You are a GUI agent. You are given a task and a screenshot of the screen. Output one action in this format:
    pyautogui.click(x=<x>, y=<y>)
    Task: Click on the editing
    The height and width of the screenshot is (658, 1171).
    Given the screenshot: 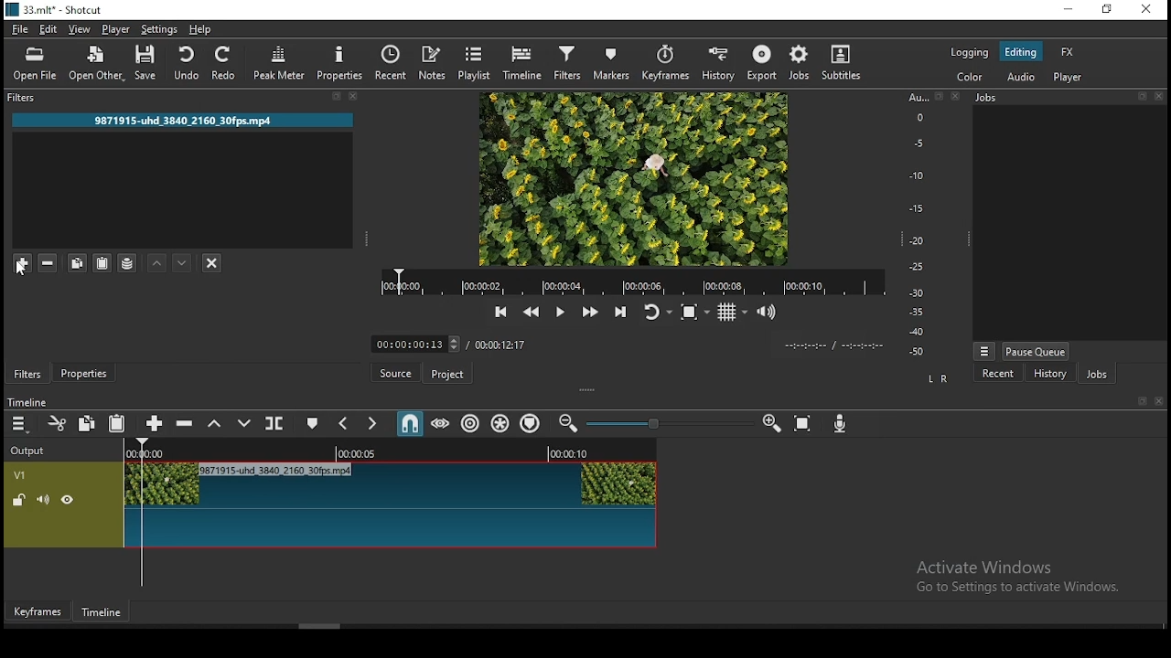 What is the action you would take?
    pyautogui.click(x=1023, y=53)
    